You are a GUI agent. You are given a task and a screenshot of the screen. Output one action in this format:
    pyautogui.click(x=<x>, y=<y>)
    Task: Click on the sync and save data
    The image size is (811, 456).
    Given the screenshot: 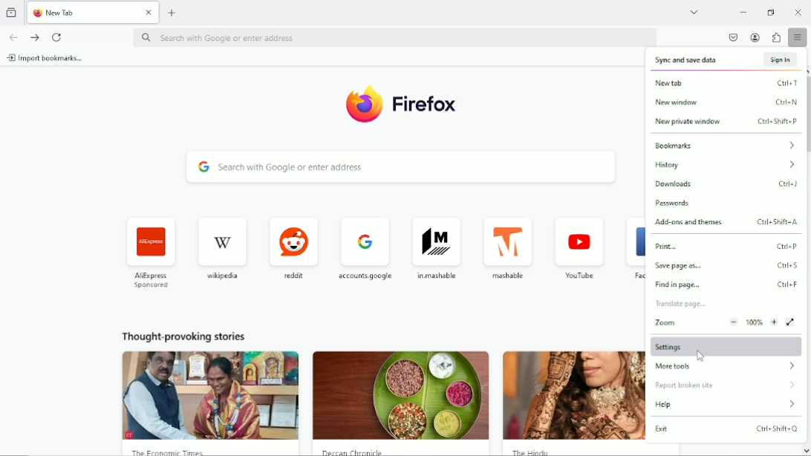 What is the action you would take?
    pyautogui.click(x=692, y=61)
    